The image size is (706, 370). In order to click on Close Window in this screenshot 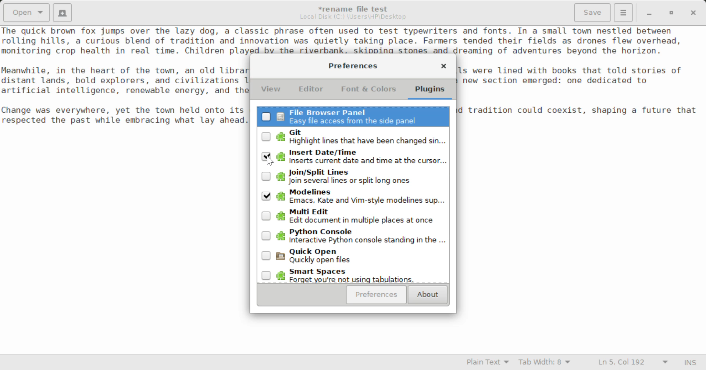, I will do `click(694, 12)`.